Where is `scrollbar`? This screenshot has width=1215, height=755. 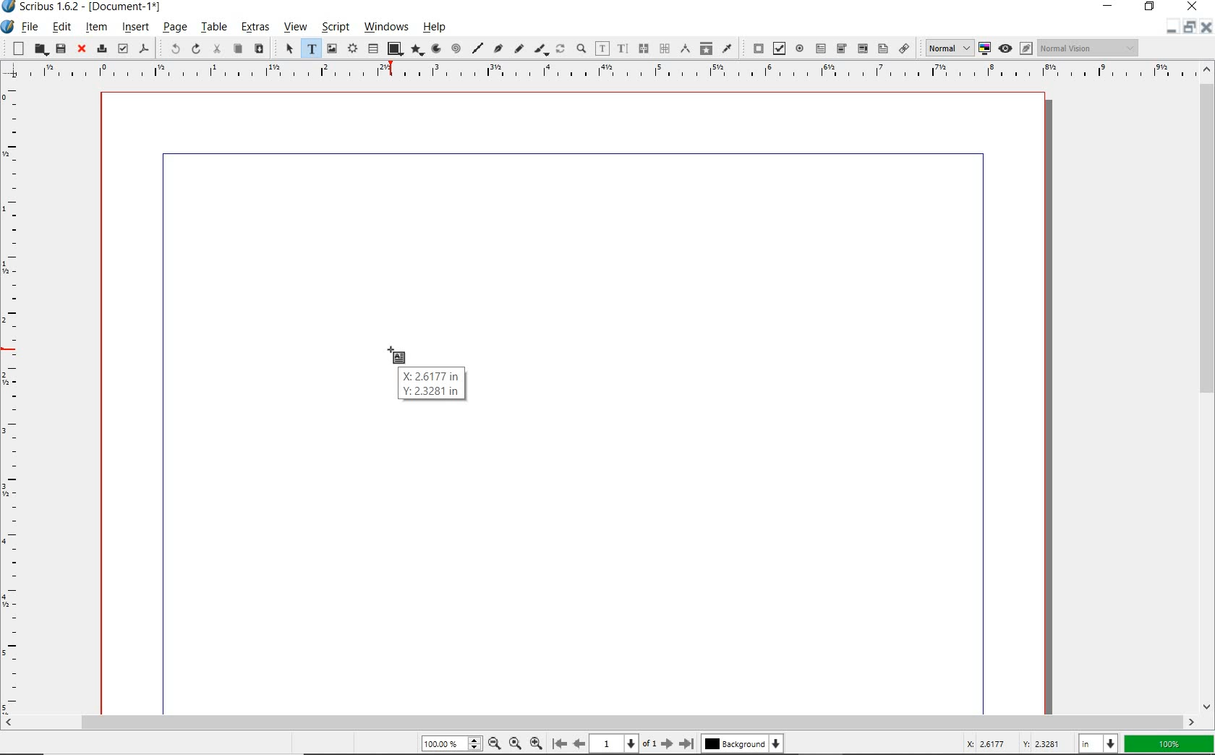
scrollbar is located at coordinates (1208, 387).